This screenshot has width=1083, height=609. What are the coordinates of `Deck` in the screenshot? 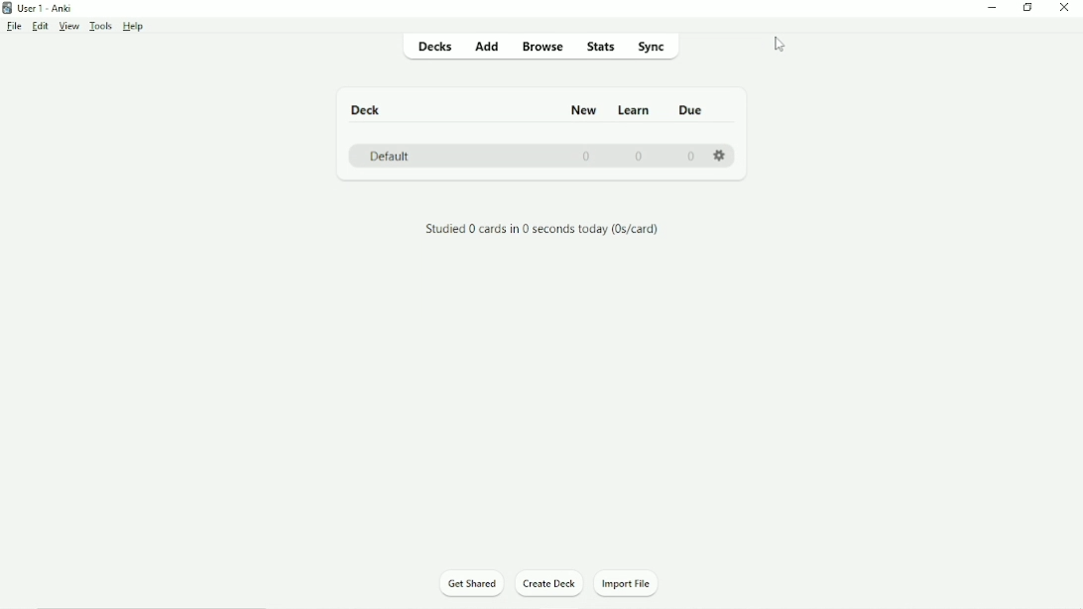 It's located at (369, 109).